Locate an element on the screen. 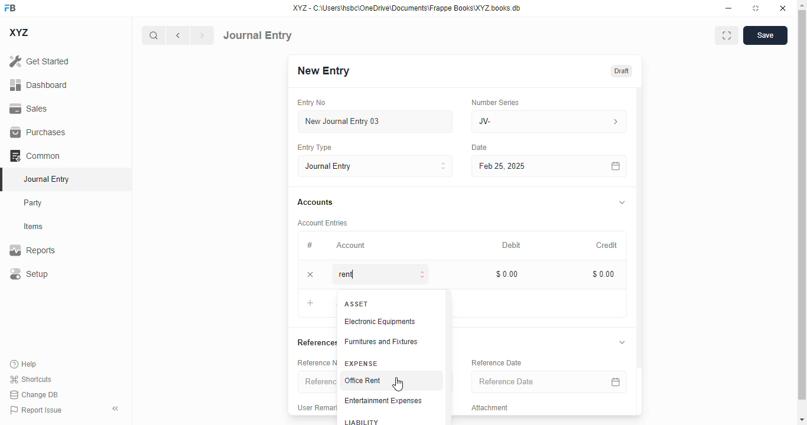 The width and height of the screenshot is (807, 425). JV- is located at coordinates (521, 122).